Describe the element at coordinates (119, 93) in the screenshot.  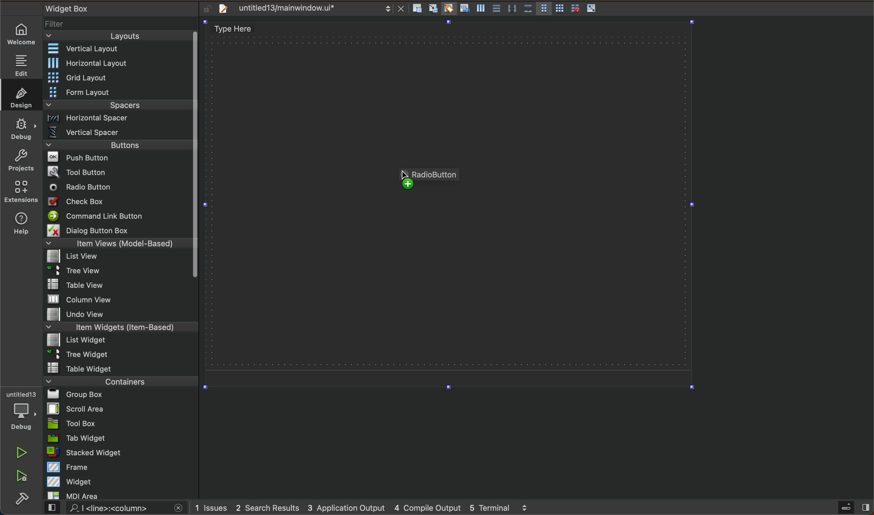
I see `` at that location.